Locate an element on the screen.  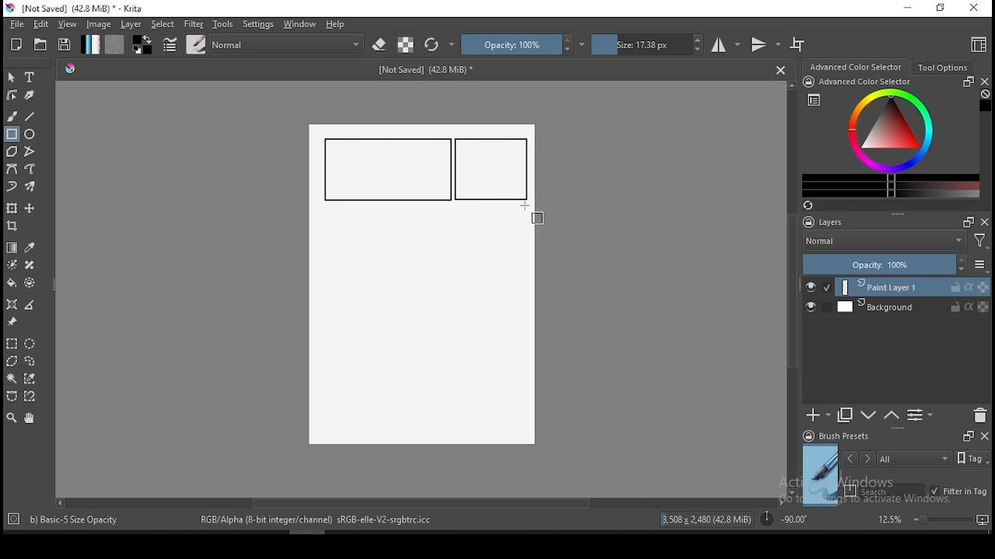
view is located at coordinates (67, 24).